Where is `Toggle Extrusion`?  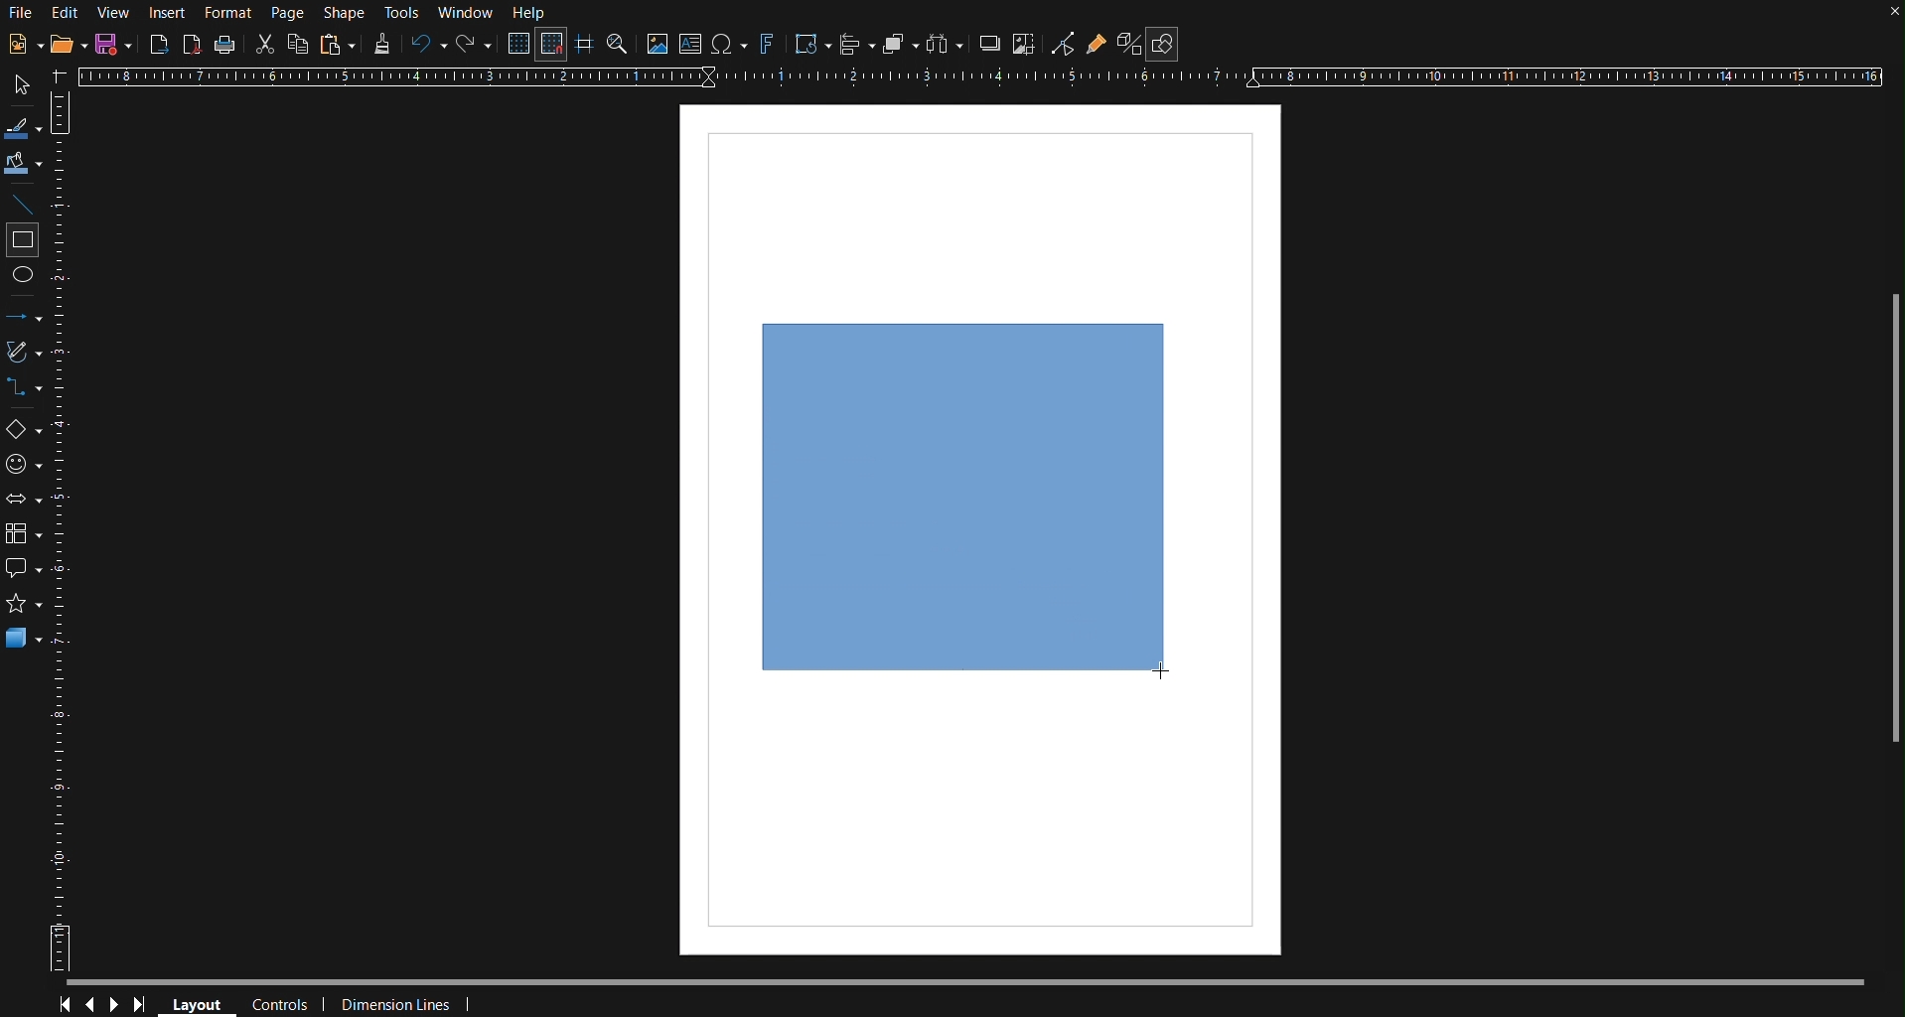 Toggle Extrusion is located at coordinates (1130, 43).